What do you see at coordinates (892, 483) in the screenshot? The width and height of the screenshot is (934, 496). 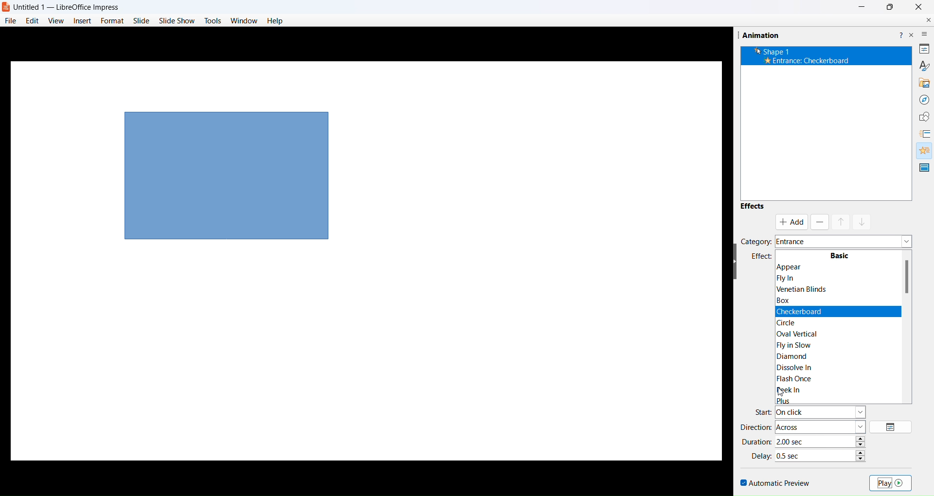 I see `play` at bounding box center [892, 483].